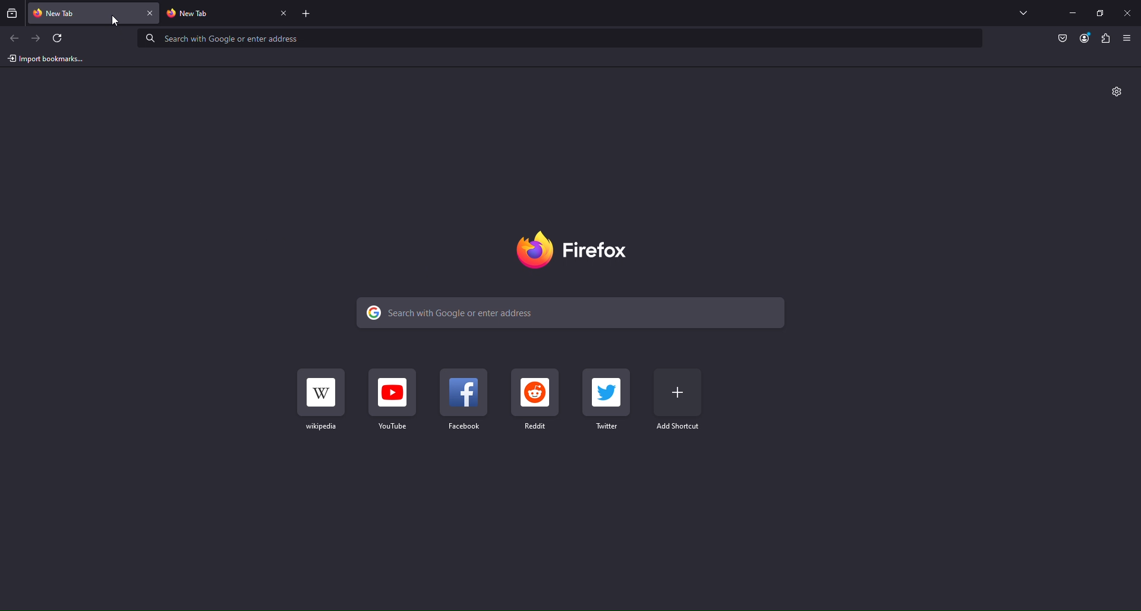 The height and width of the screenshot is (611, 1141). What do you see at coordinates (561, 39) in the screenshot?
I see `Address Bar` at bounding box center [561, 39].